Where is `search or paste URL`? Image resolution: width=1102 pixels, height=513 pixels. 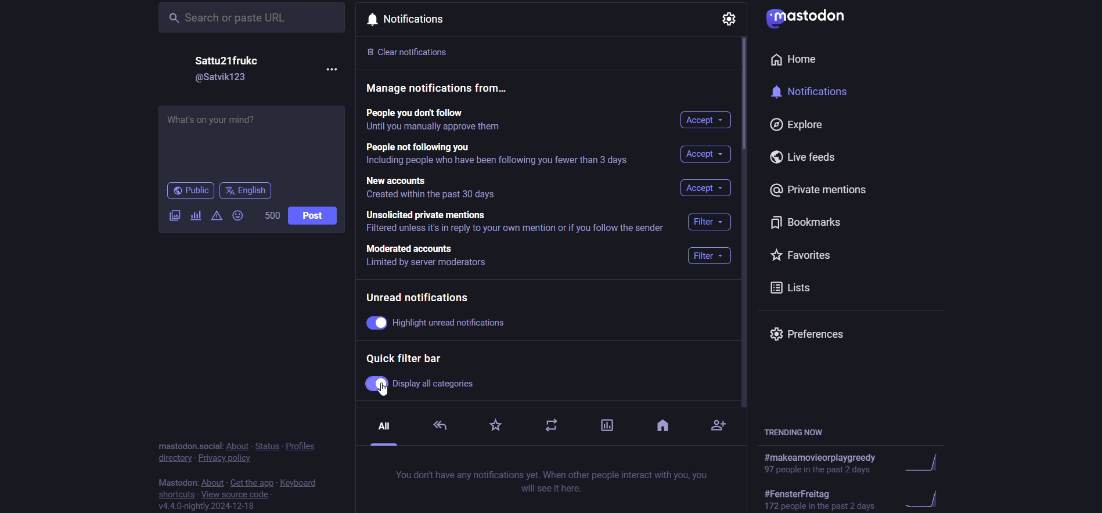
search or paste URL is located at coordinates (249, 19).